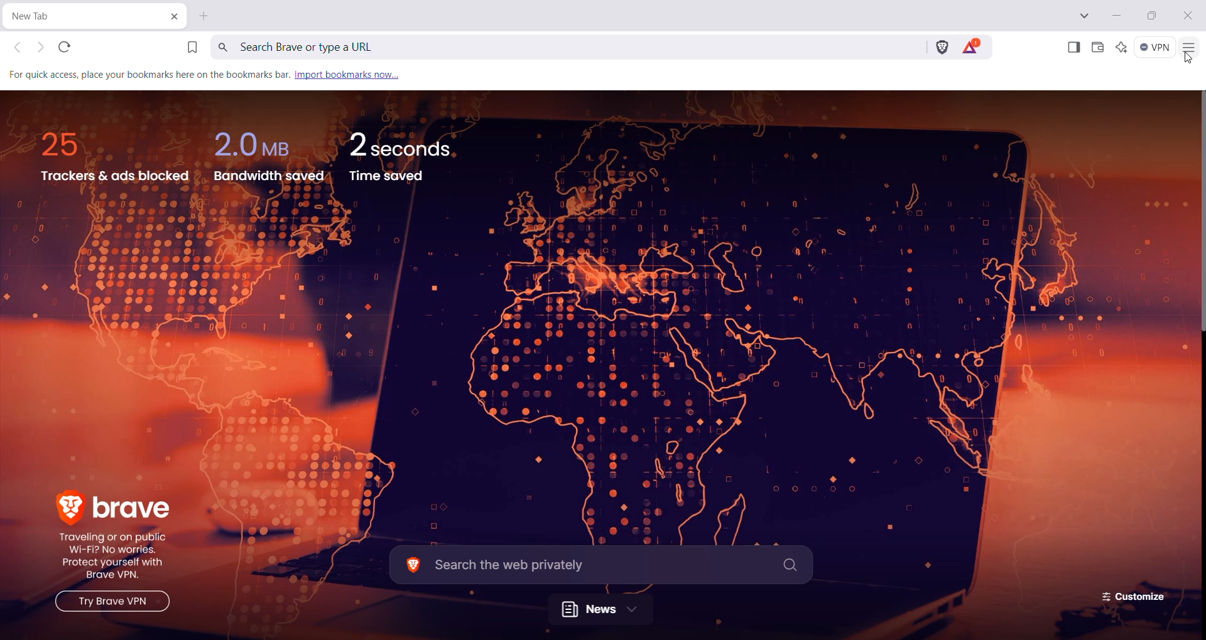 Image resolution: width=1206 pixels, height=640 pixels. Describe the element at coordinates (1189, 18) in the screenshot. I see `Close` at that location.